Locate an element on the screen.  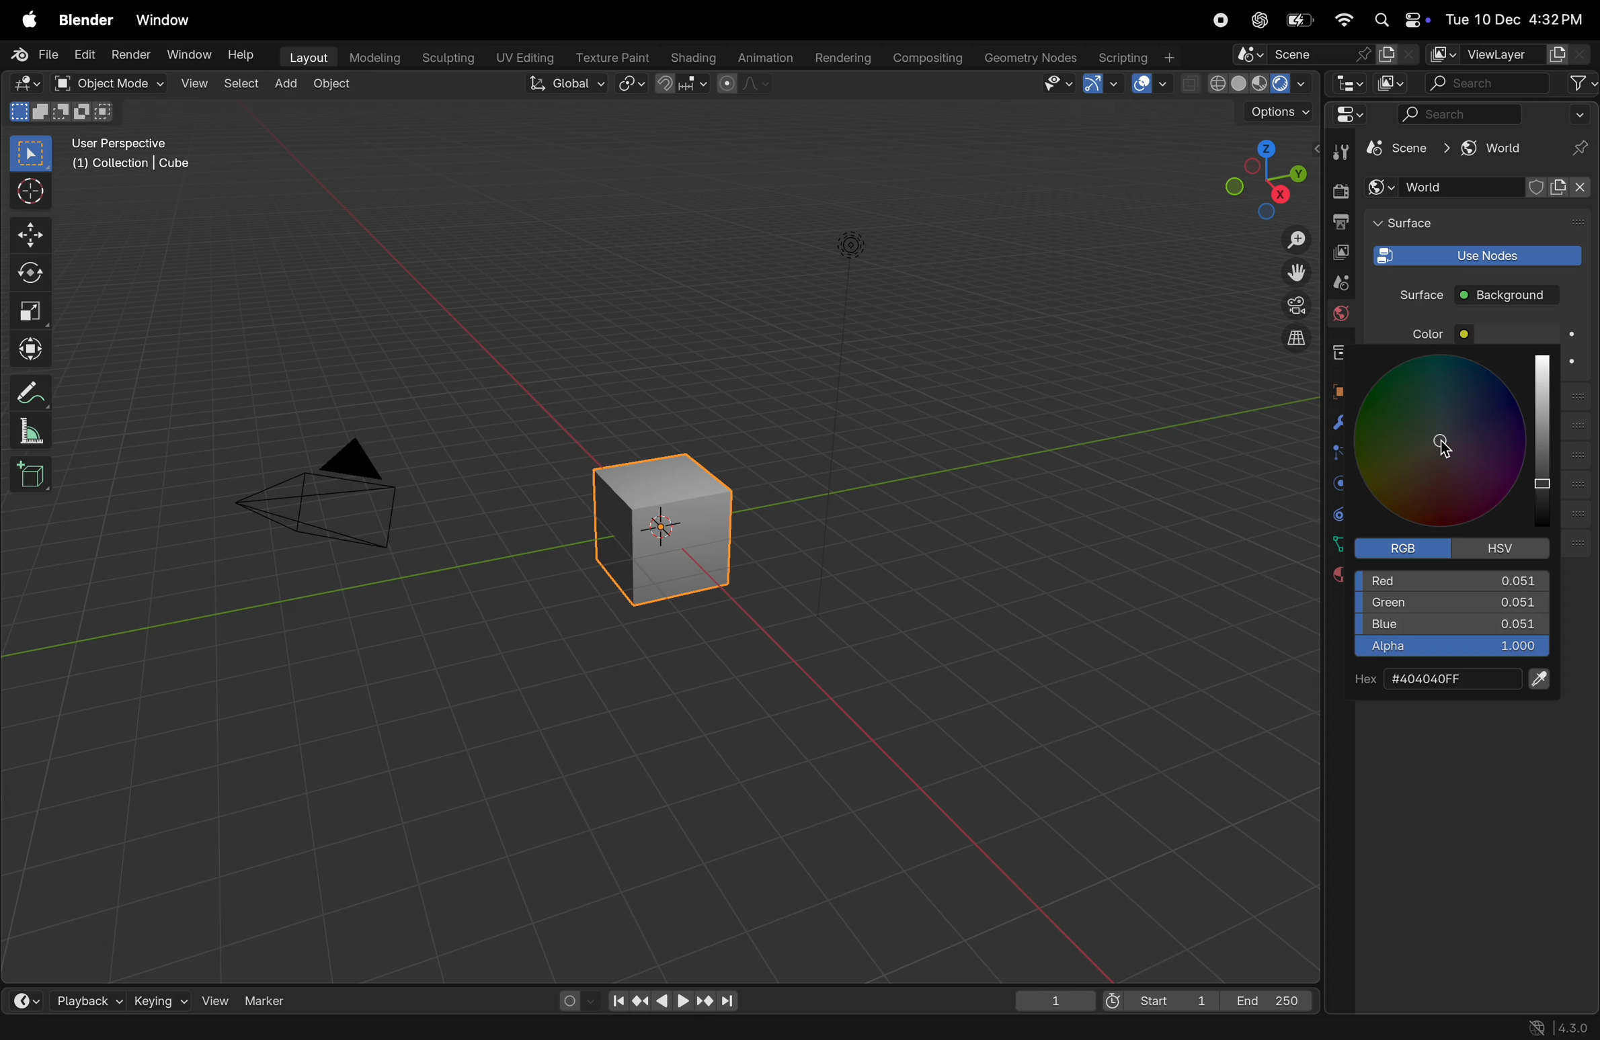
tools is located at coordinates (1336, 152).